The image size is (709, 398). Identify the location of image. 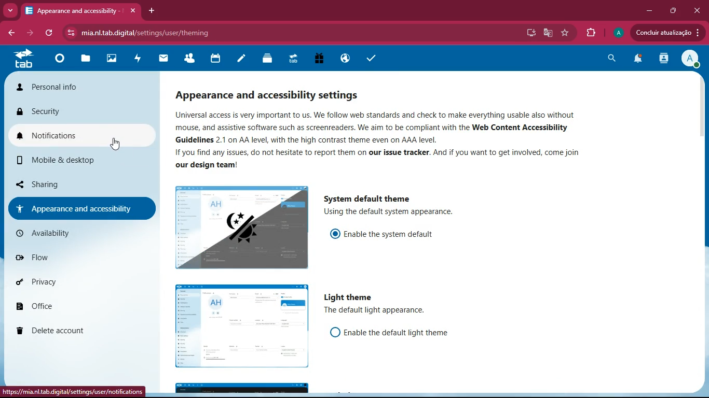
(244, 230).